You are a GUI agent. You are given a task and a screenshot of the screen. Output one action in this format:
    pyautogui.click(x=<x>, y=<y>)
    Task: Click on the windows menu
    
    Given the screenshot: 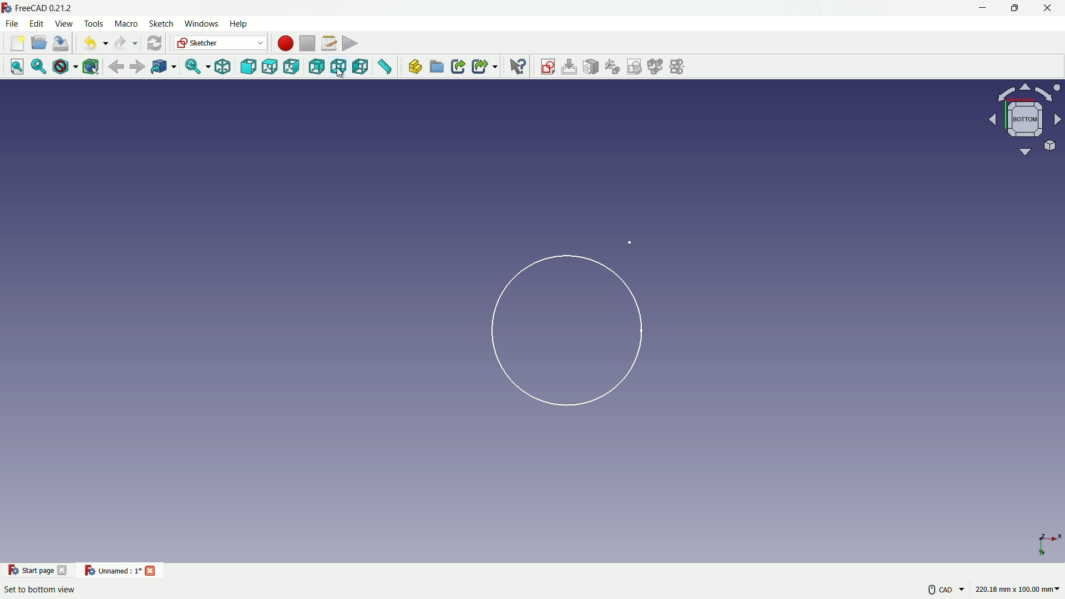 What is the action you would take?
    pyautogui.click(x=202, y=25)
    